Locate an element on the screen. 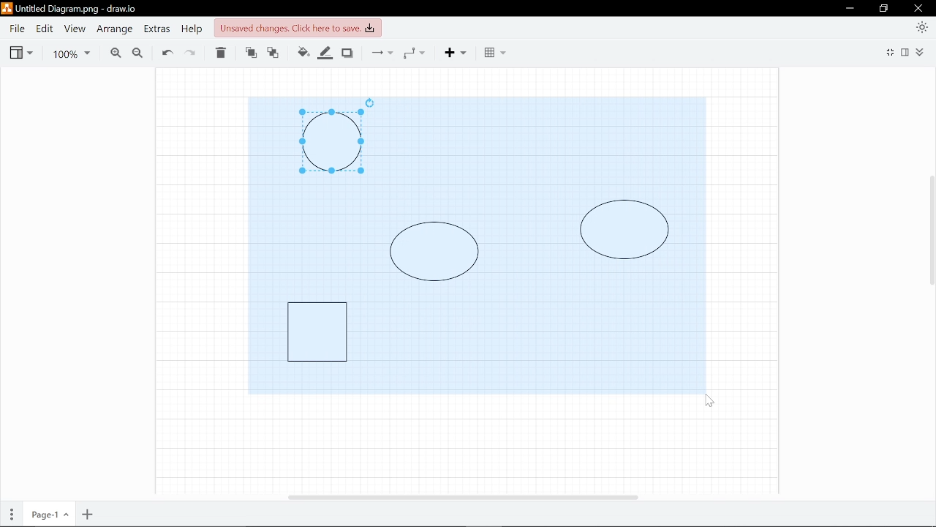 The height and width of the screenshot is (527, 936). File is located at coordinates (17, 29).